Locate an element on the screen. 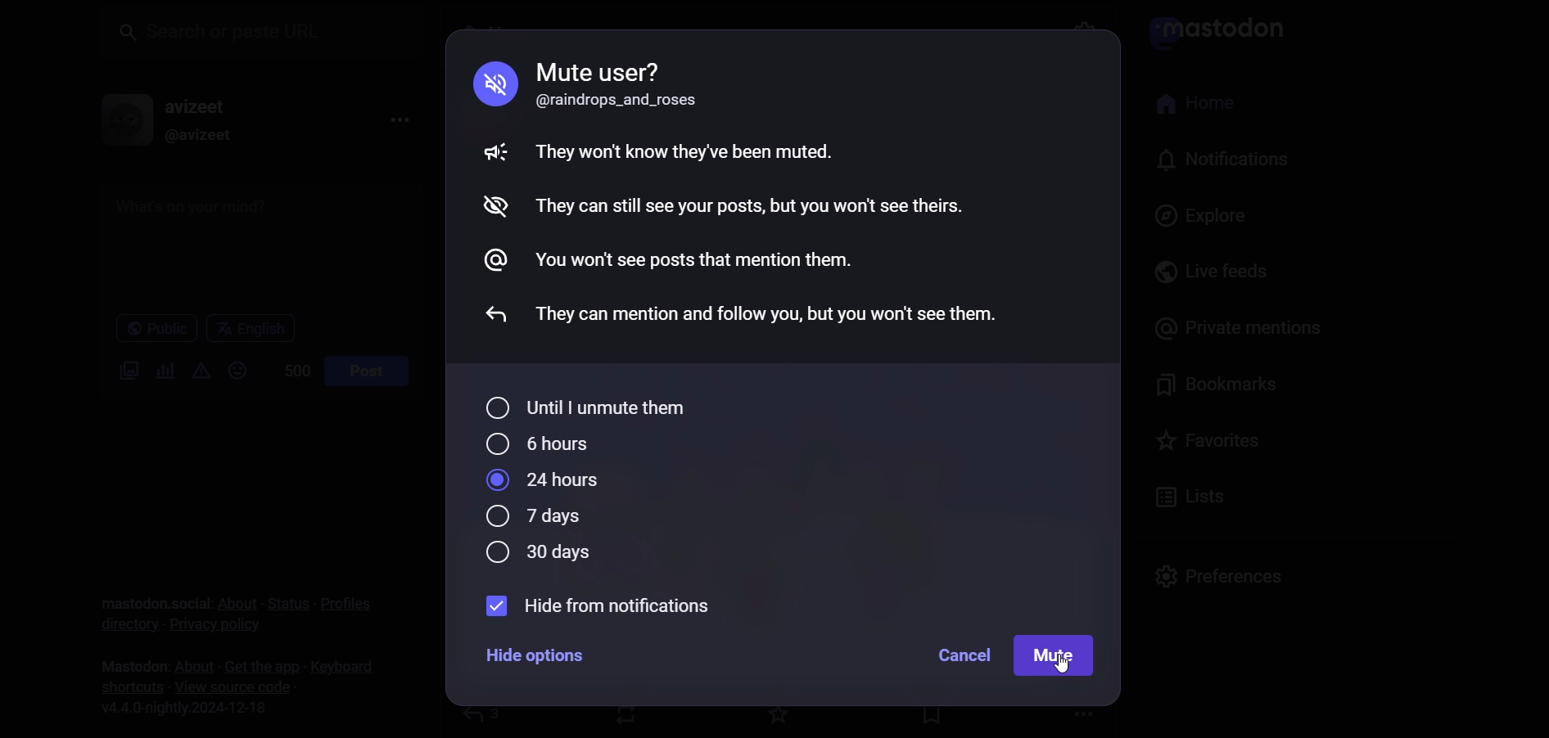  until I unmute them is located at coordinates (590, 406).